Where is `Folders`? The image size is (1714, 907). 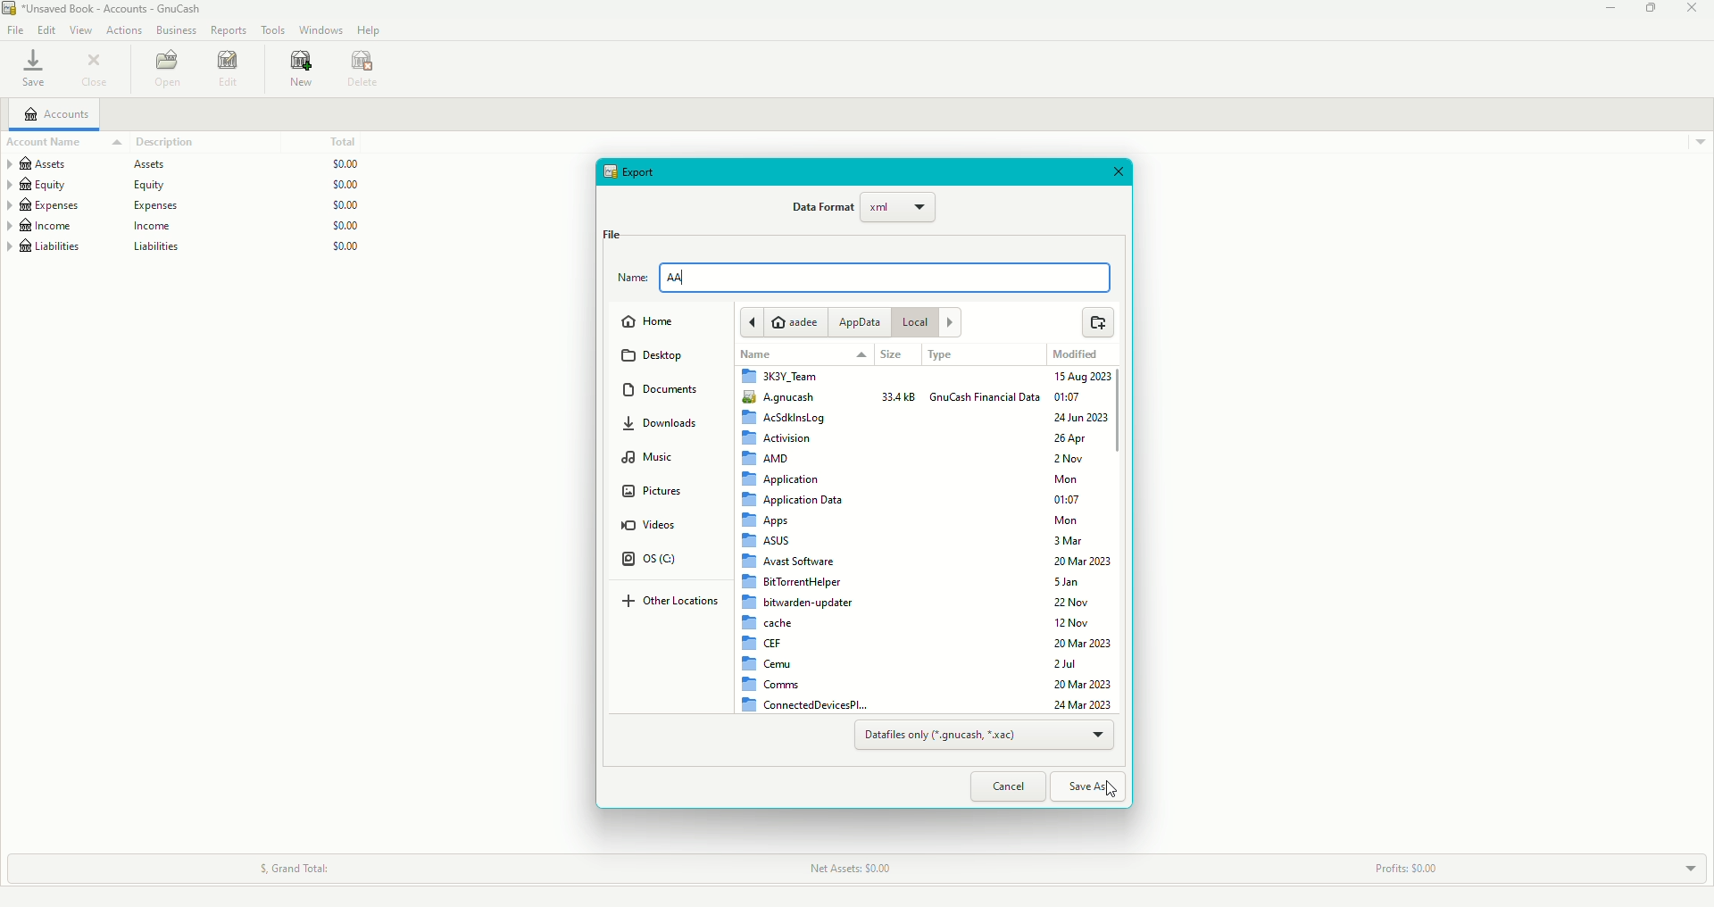
Folders is located at coordinates (805, 539).